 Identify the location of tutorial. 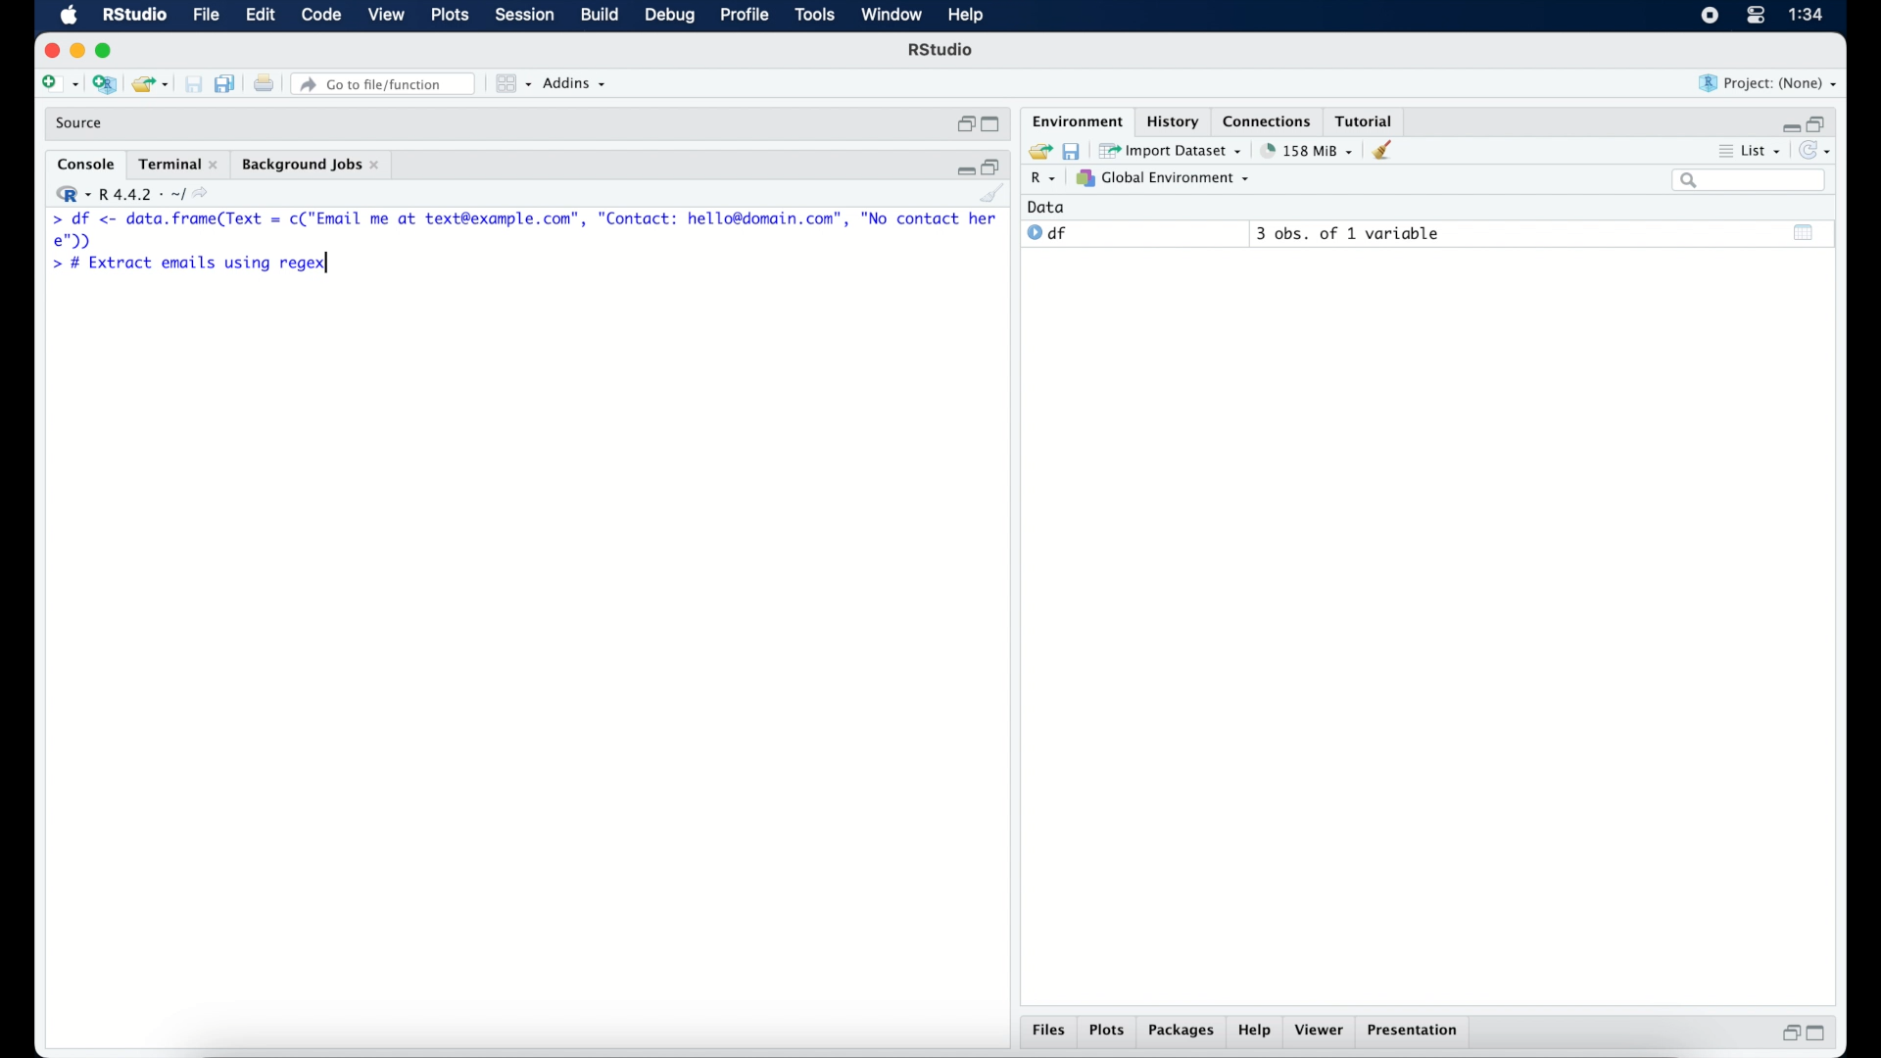
(1369, 119).